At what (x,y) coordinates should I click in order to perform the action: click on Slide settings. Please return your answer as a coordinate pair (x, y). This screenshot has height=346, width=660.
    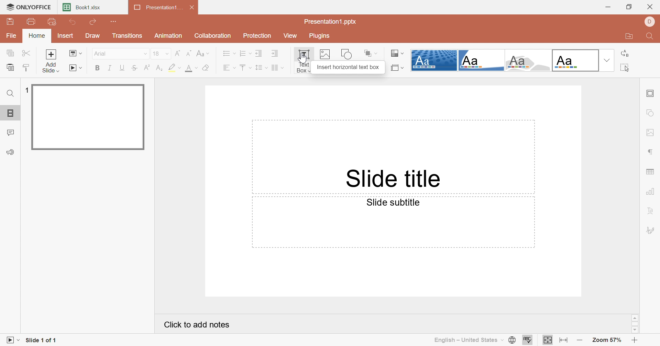
    Looking at the image, I should click on (651, 93).